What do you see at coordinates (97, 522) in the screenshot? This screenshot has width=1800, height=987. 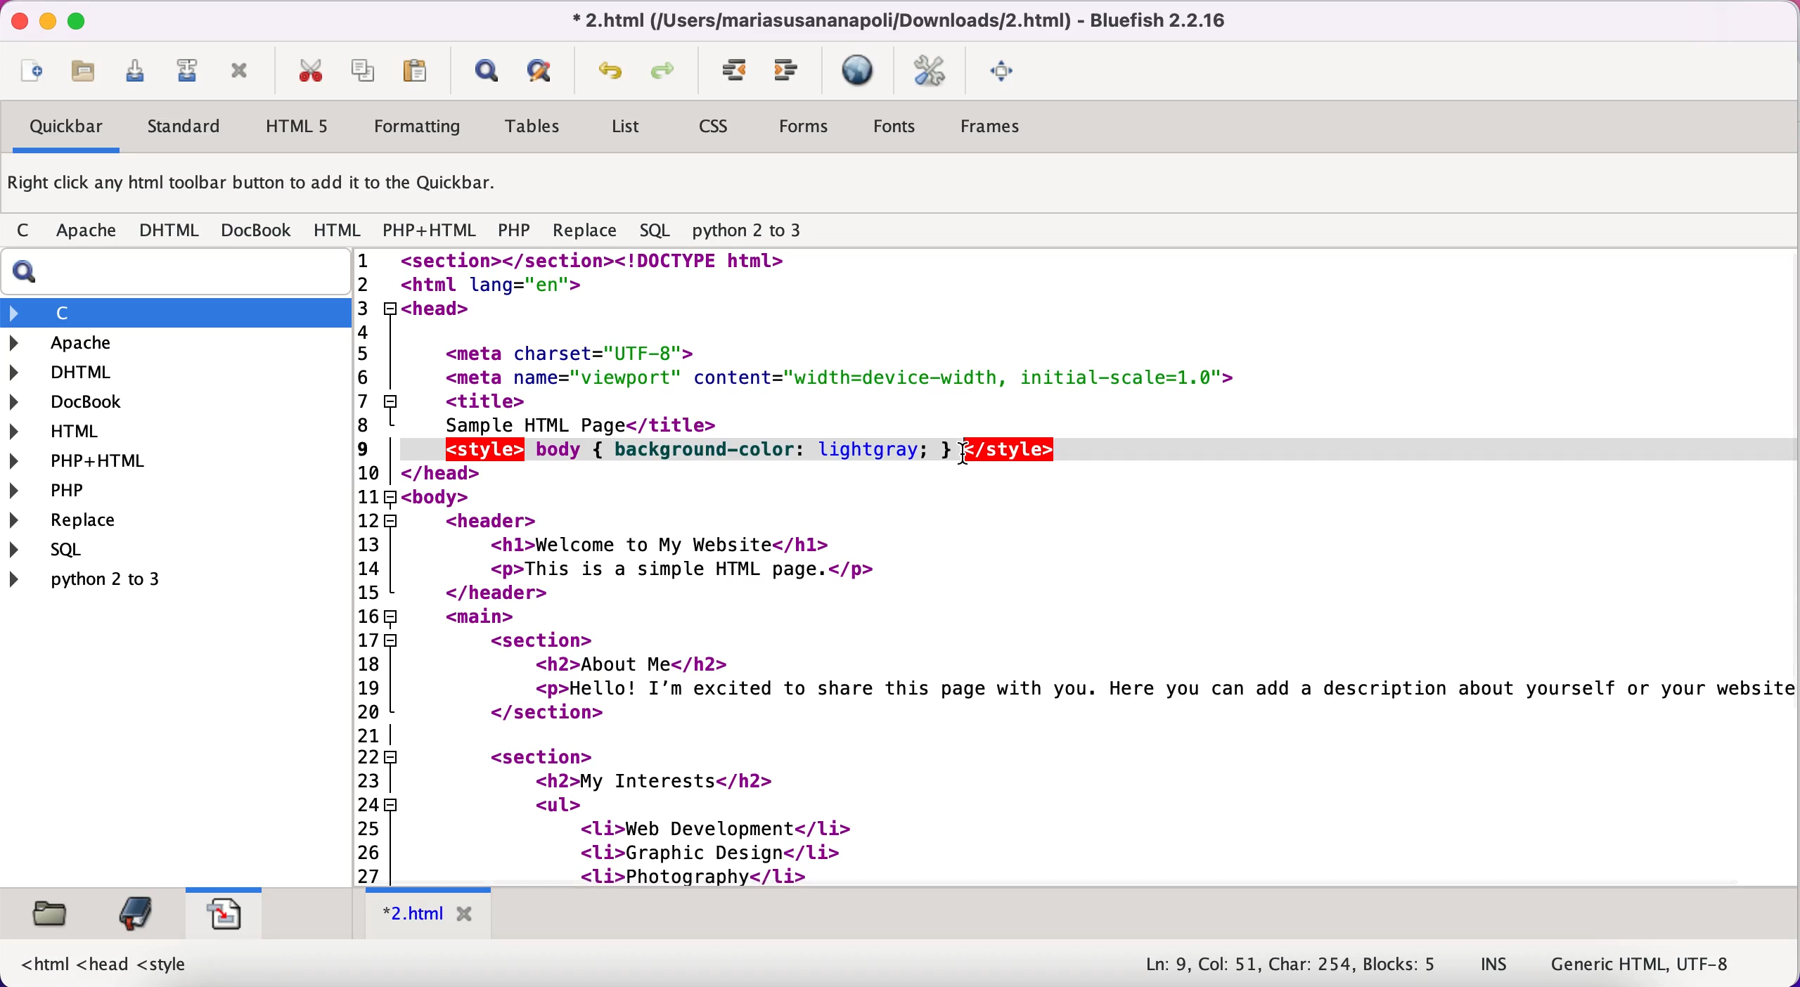 I see `replace` at bounding box center [97, 522].